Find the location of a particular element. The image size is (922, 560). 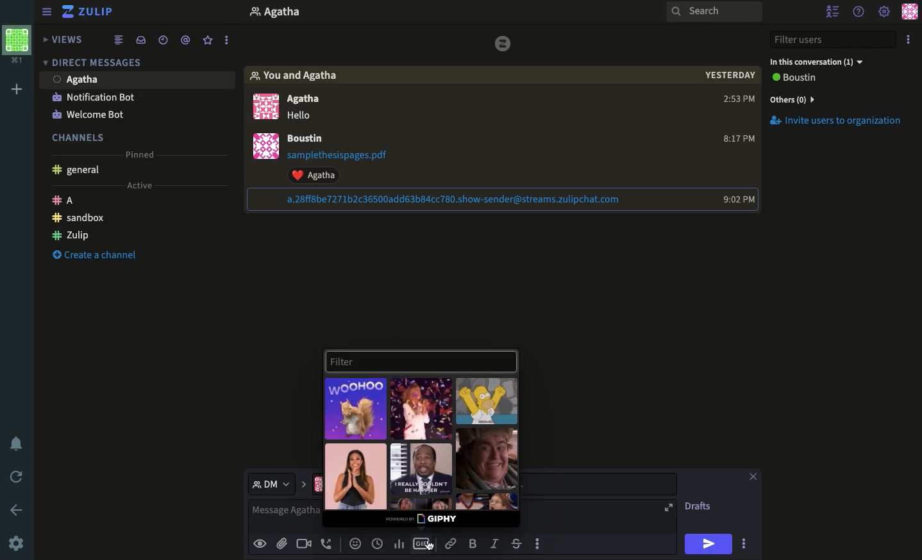

Options is located at coordinates (908, 40).